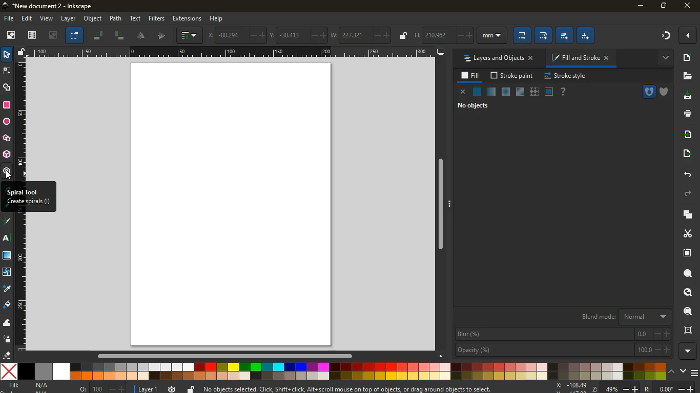 This screenshot has width=700, height=393. I want to click on tilt, so click(119, 36).